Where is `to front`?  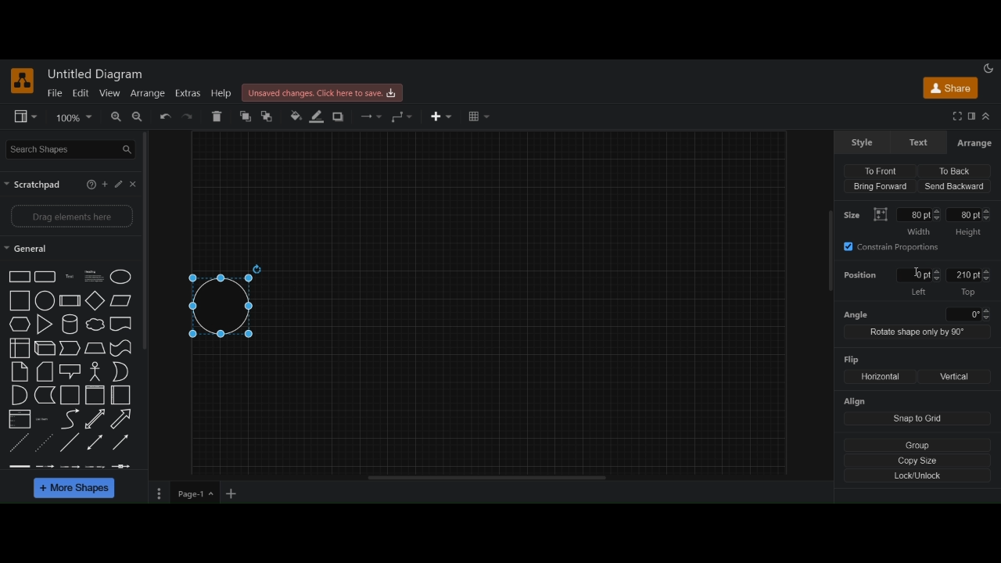
to front is located at coordinates (884, 169).